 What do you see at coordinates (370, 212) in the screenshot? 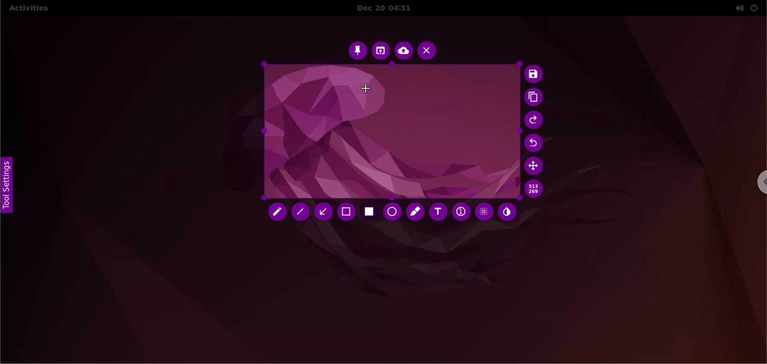
I see `rectangle tool` at bounding box center [370, 212].